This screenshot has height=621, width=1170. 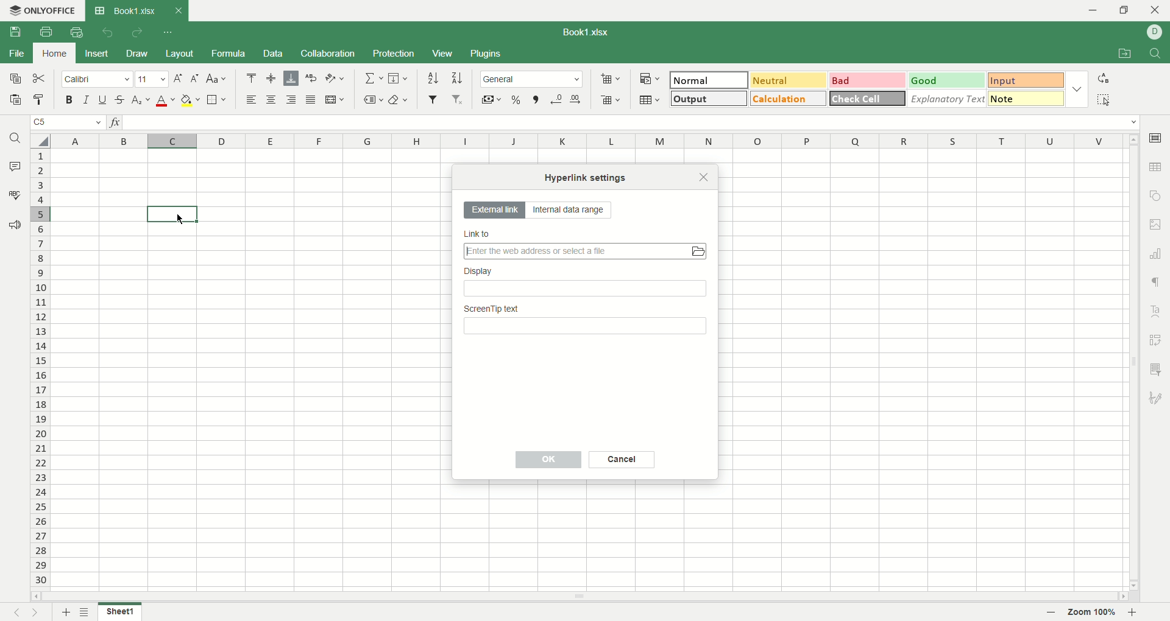 I want to click on rows, so click(x=38, y=370).